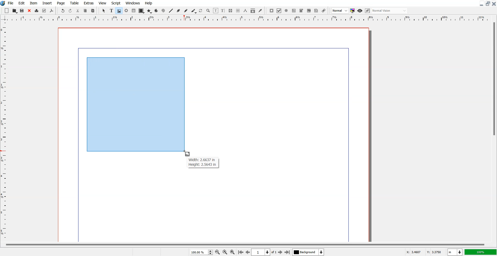  I want to click on Calligraphic Line, so click(193, 11).